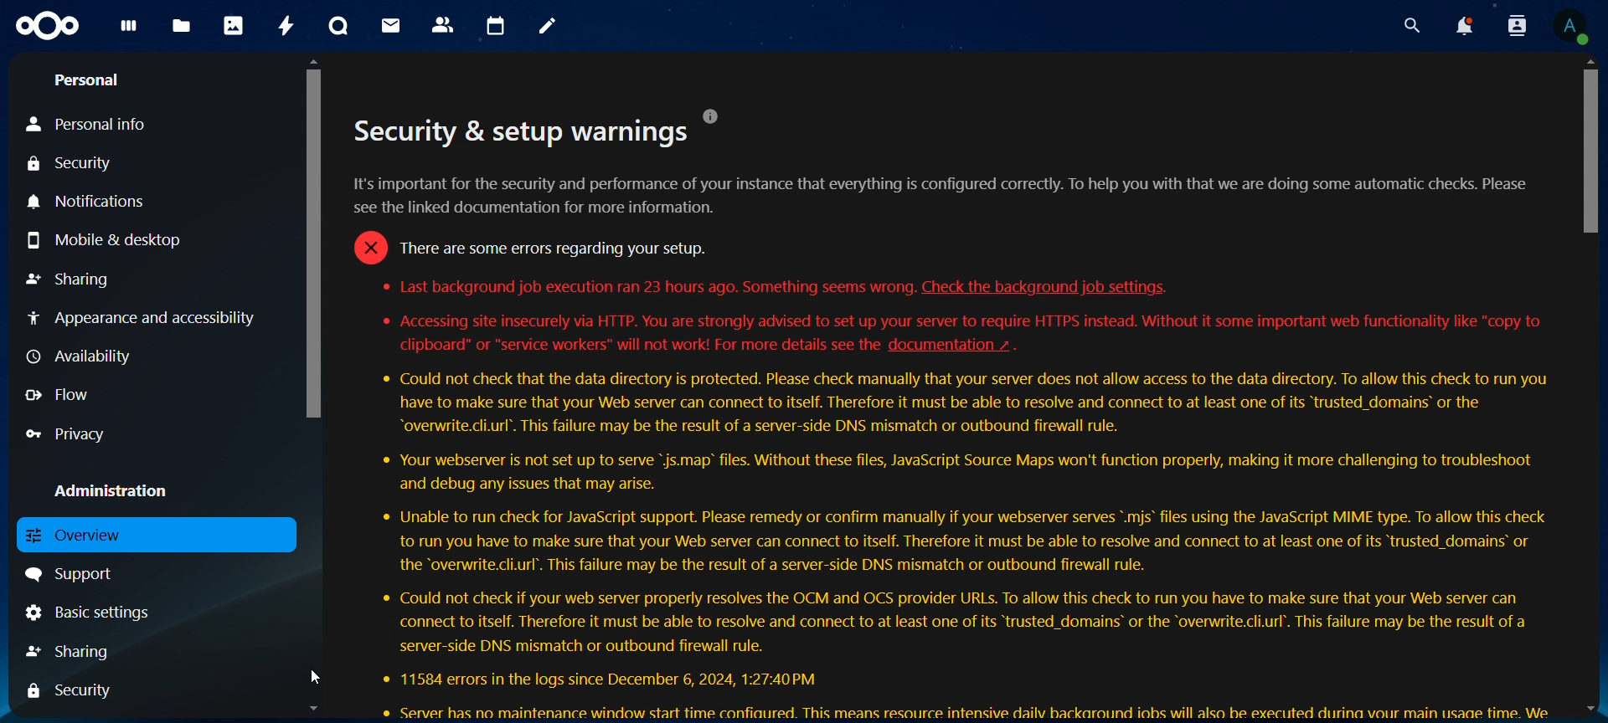  Describe the element at coordinates (312, 678) in the screenshot. I see `Cursor` at that location.